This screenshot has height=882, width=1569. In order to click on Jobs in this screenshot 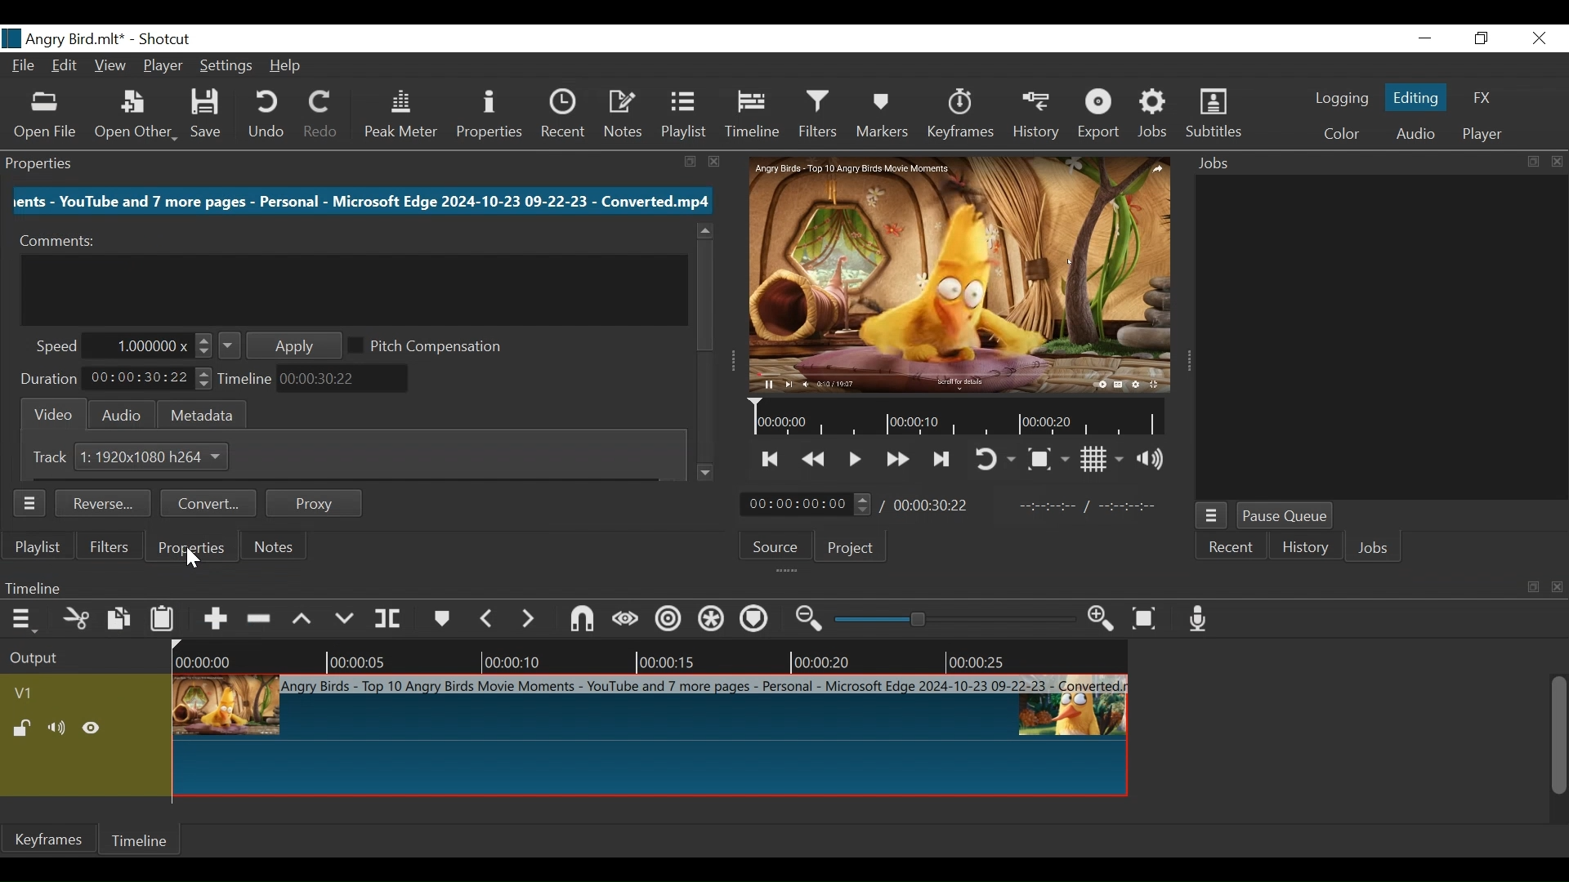, I will do `click(1370, 547)`.